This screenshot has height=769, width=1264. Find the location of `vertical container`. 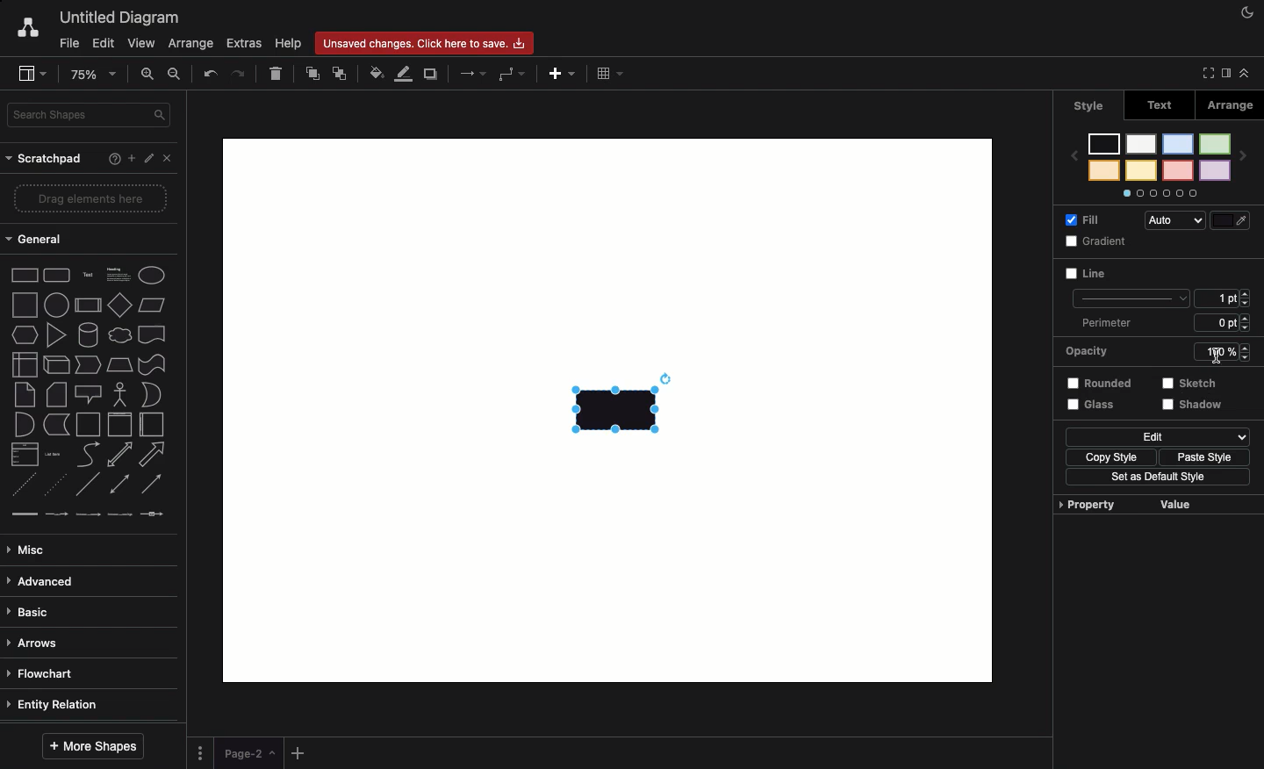

vertical container is located at coordinates (118, 426).